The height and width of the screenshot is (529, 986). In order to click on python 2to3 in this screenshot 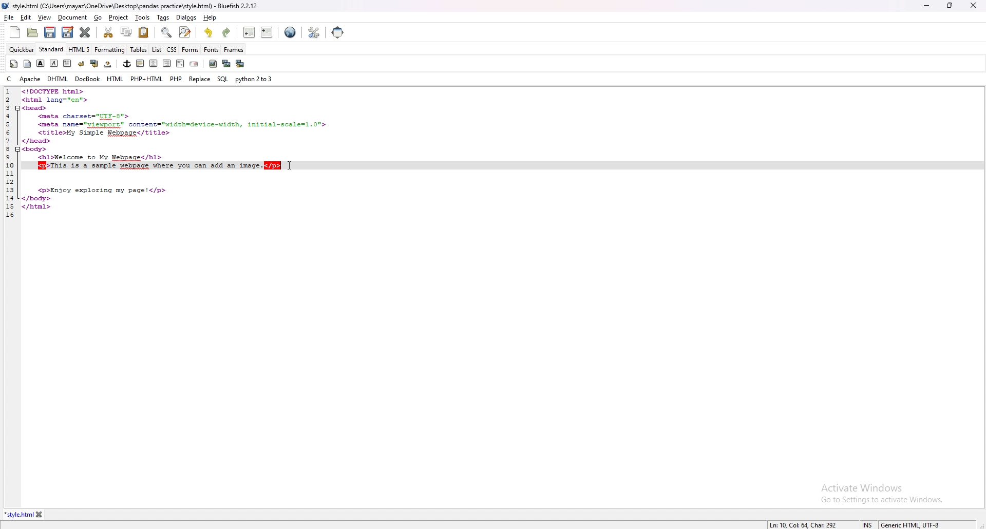, I will do `click(254, 79)`.